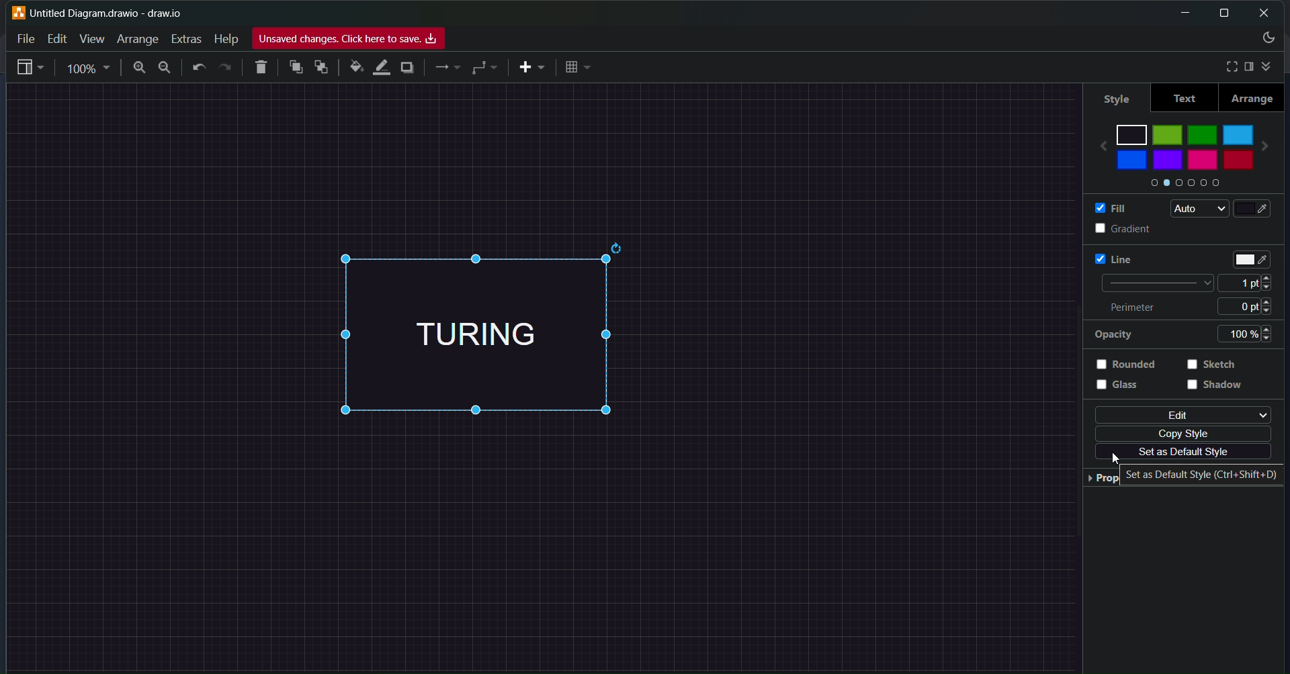 This screenshot has width=1290, height=674. What do you see at coordinates (1260, 209) in the screenshot?
I see `fill color` at bounding box center [1260, 209].